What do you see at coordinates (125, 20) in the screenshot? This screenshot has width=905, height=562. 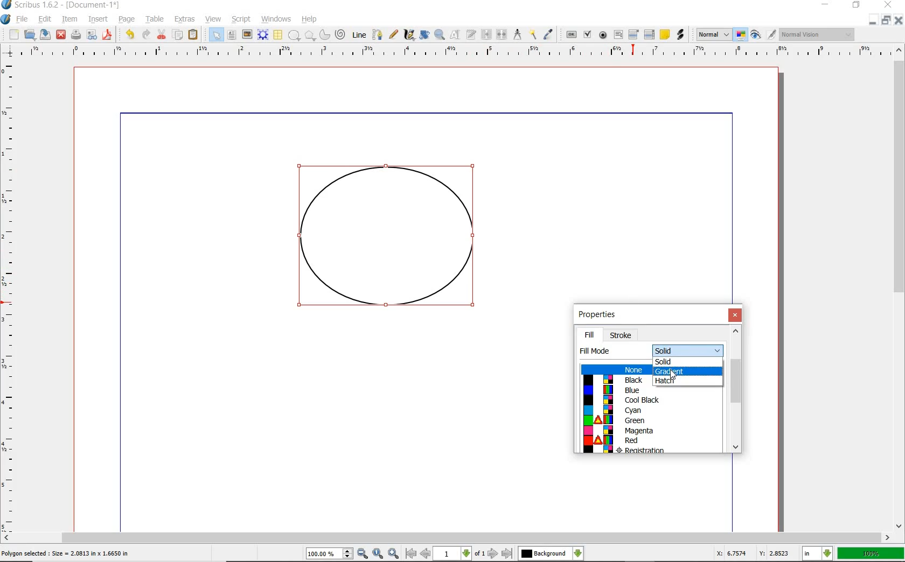 I see `PAGE` at bounding box center [125, 20].